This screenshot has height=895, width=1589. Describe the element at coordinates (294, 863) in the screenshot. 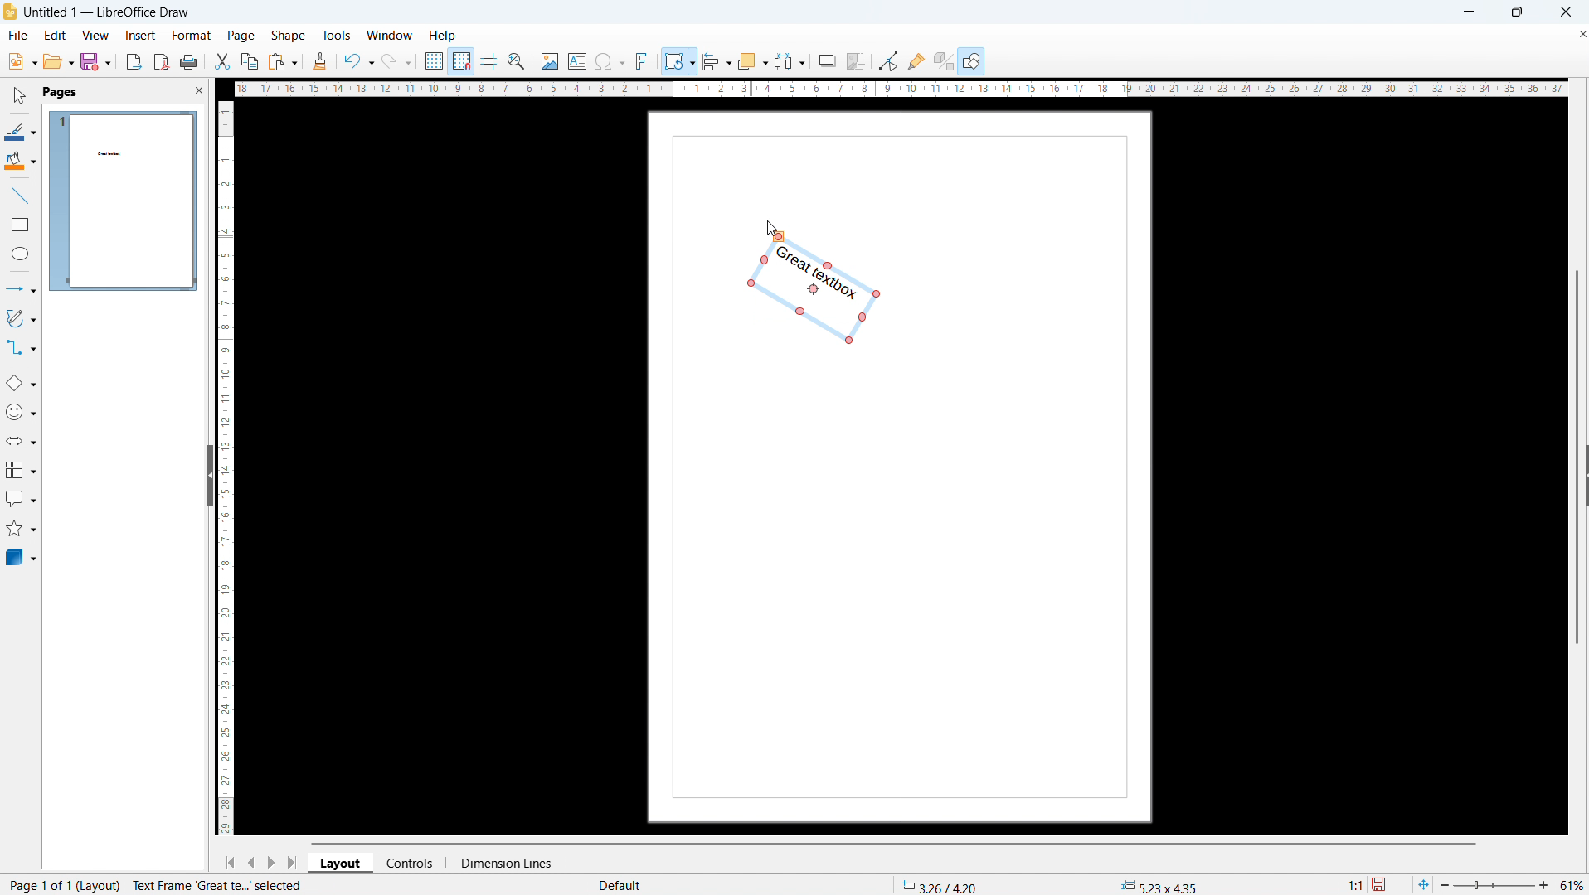

I see `Go to last page` at that location.